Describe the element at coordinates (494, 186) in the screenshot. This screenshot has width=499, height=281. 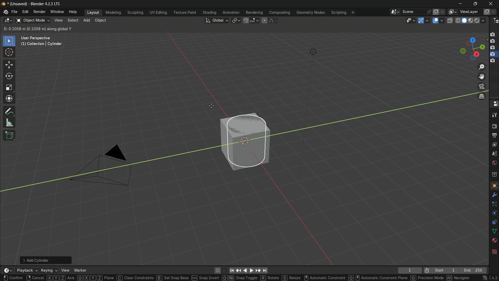
I see `texture` at that location.